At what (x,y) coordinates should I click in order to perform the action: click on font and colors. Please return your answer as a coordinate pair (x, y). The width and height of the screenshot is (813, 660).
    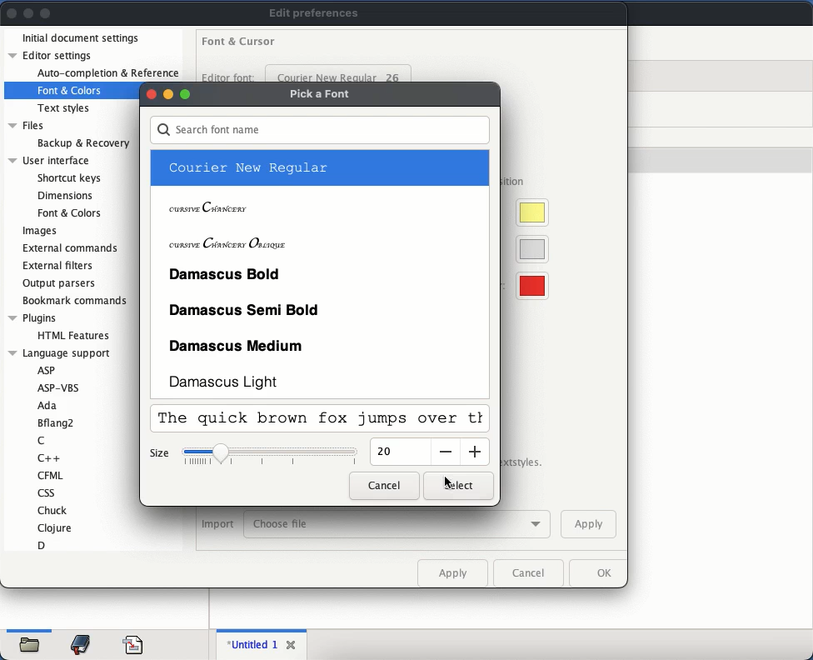
    Looking at the image, I should click on (71, 88).